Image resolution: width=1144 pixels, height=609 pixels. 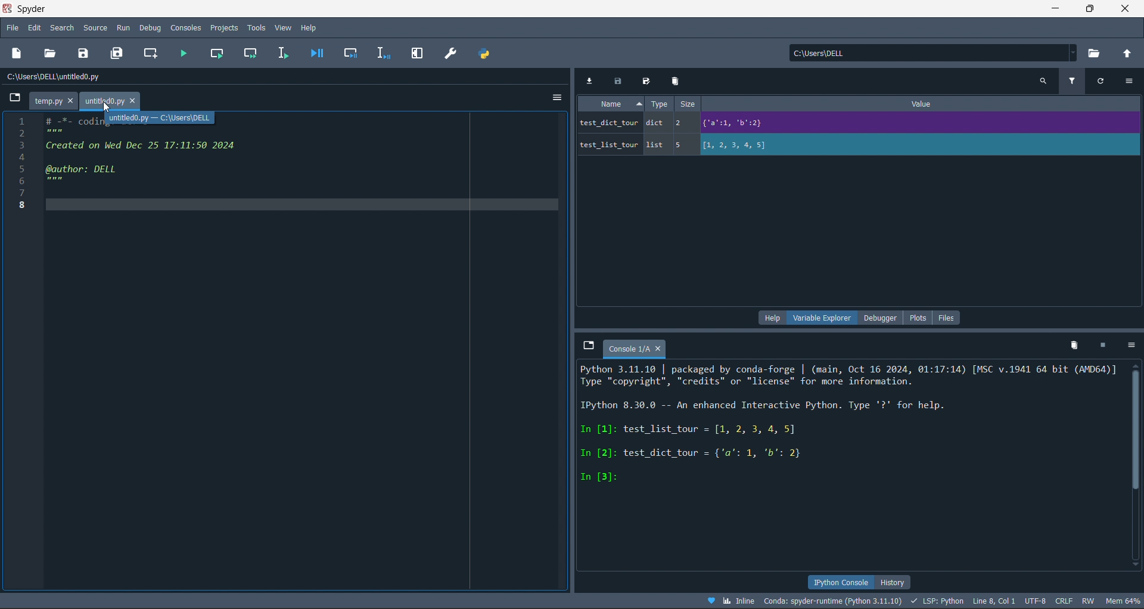 I want to click on search variables, so click(x=1045, y=81).